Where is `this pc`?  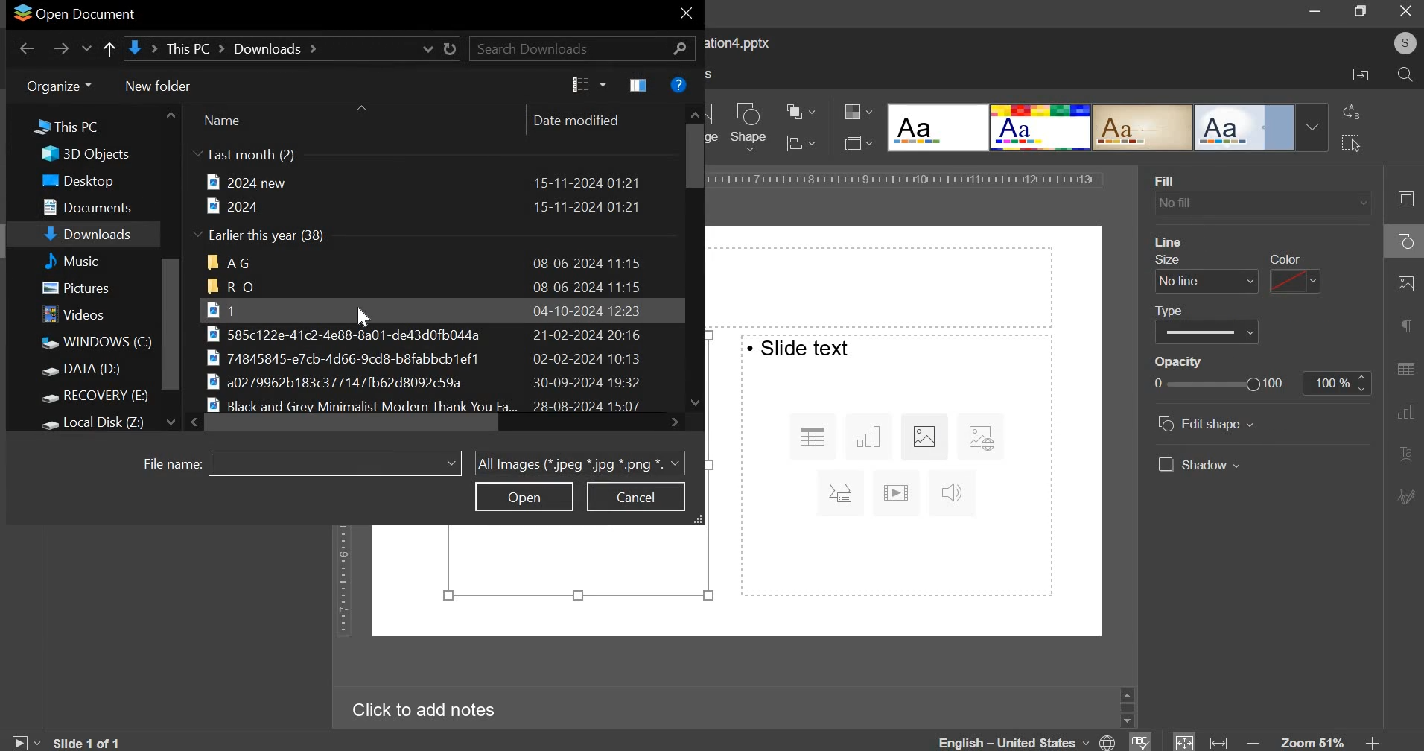 this pc is located at coordinates (58, 129).